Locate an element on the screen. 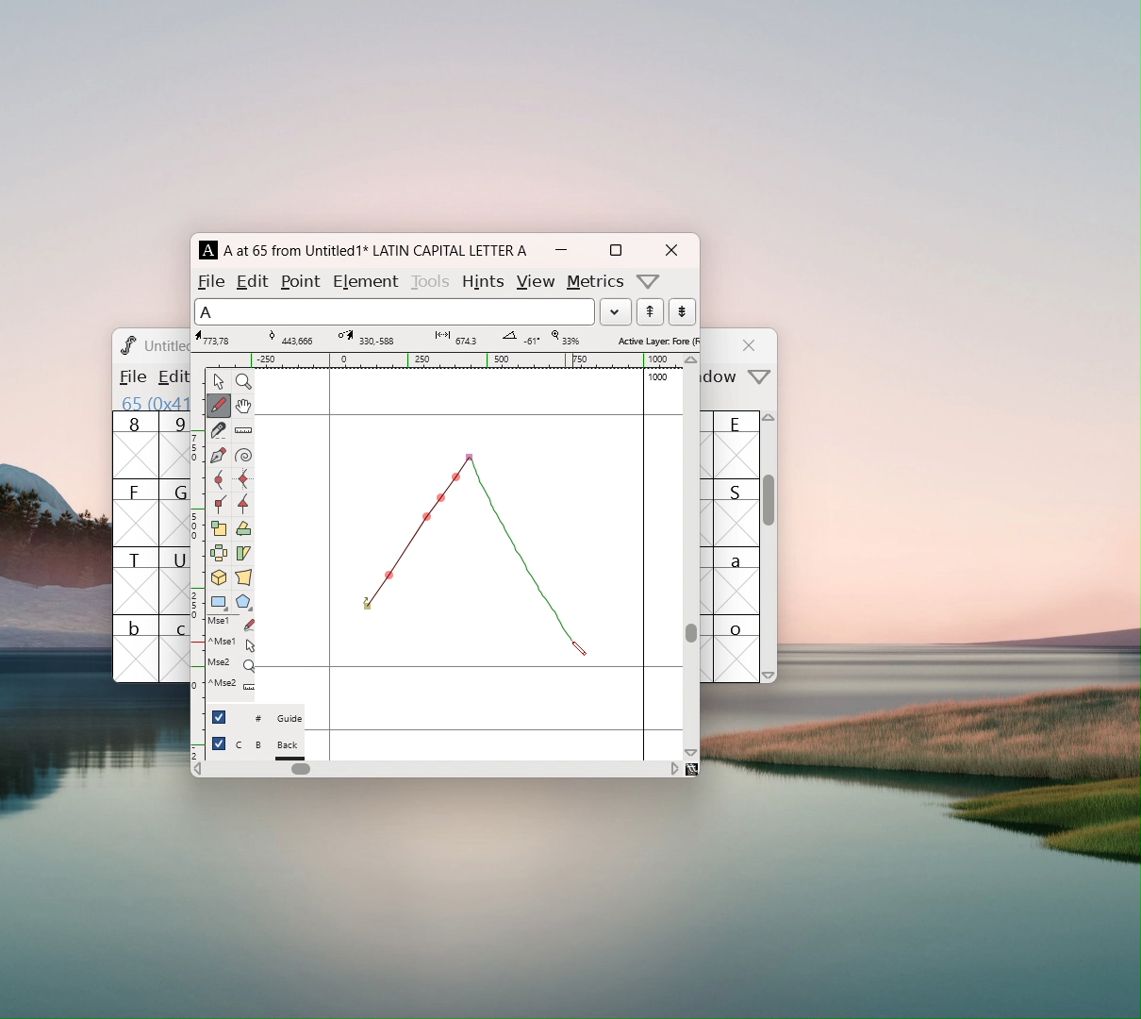 Image resolution: width=1141 pixels, height=1019 pixels. scrollbar is located at coordinates (769, 509).